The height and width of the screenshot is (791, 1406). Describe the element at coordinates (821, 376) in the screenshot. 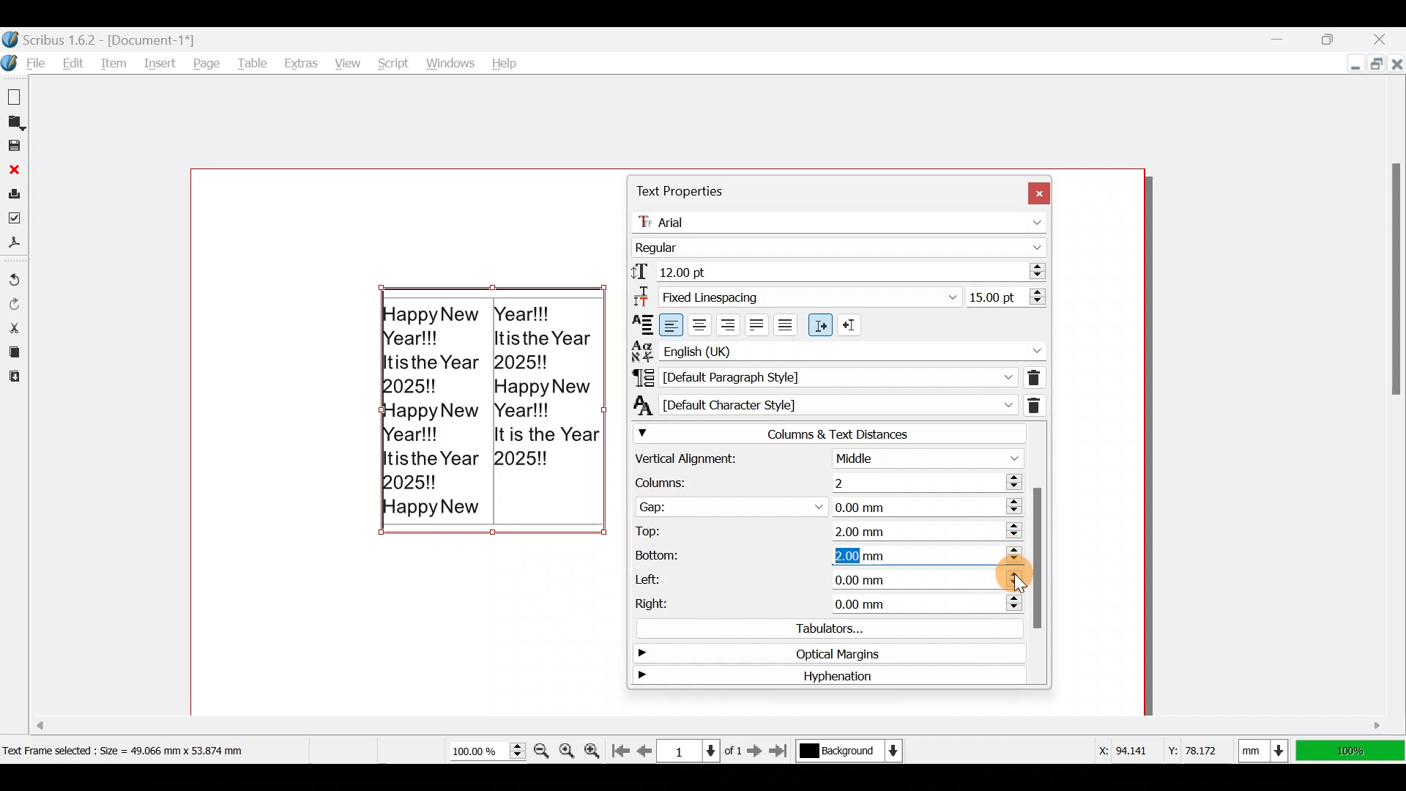

I see `Paragraph style of currently selected text/paragraph` at that location.